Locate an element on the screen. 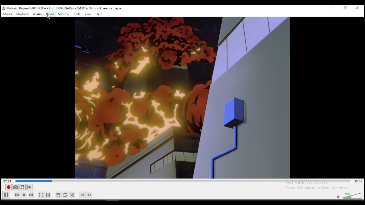  tools is located at coordinates (77, 15).